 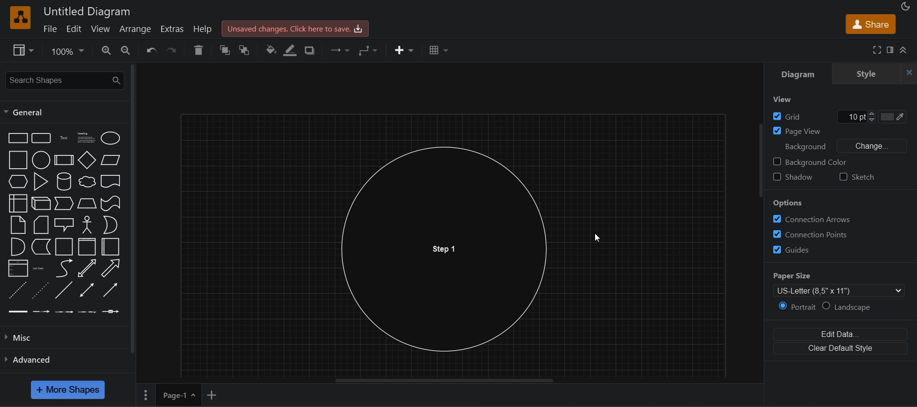 I want to click on zoom out, so click(x=100, y=51).